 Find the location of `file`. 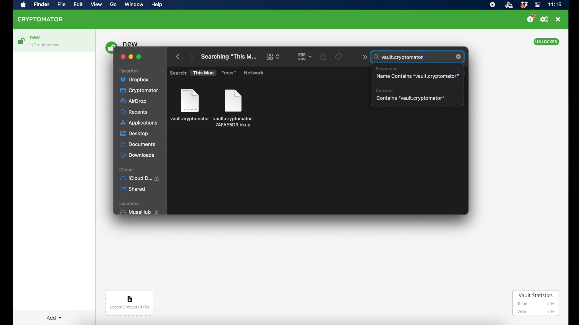

file is located at coordinates (233, 109).